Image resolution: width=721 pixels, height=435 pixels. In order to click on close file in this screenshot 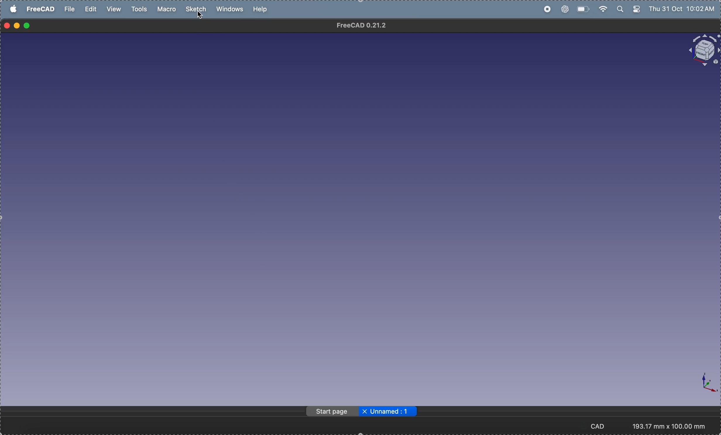, I will do `click(365, 412)`.